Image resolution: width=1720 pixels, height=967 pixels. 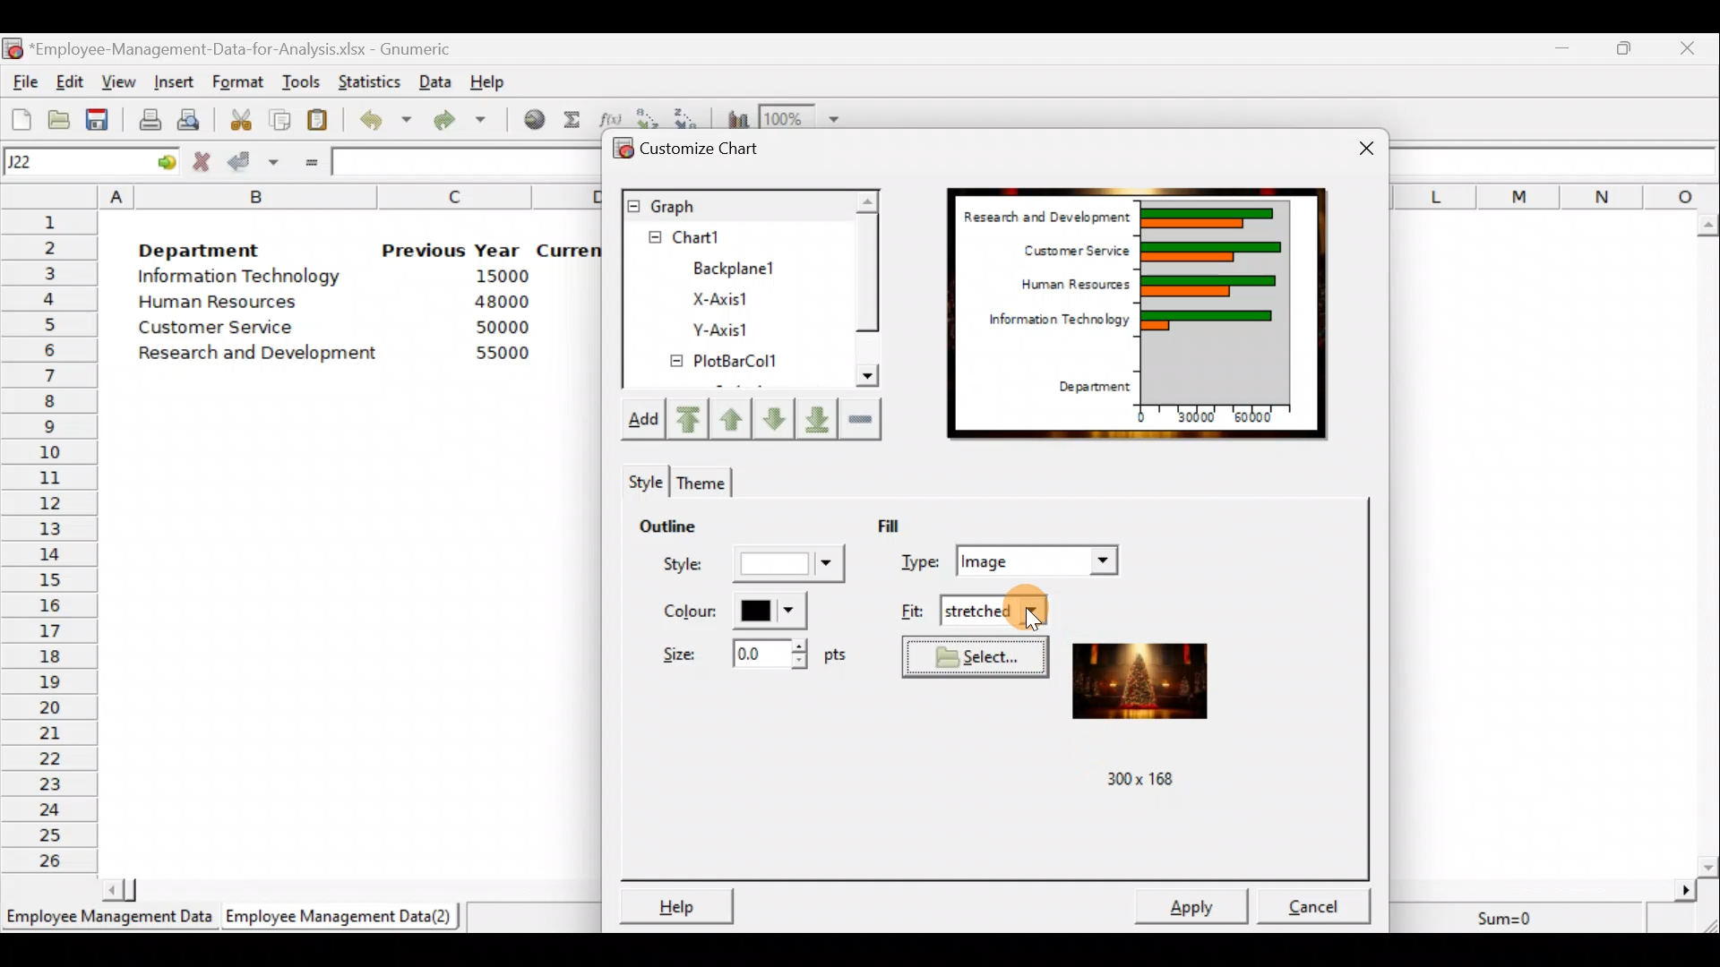 I want to click on Select, so click(x=976, y=656).